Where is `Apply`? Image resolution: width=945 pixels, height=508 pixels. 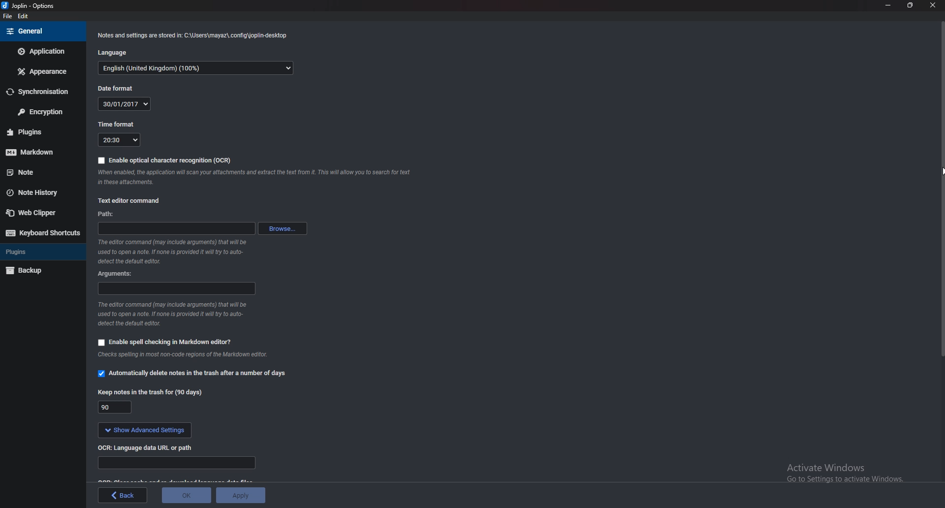
Apply is located at coordinates (241, 495).